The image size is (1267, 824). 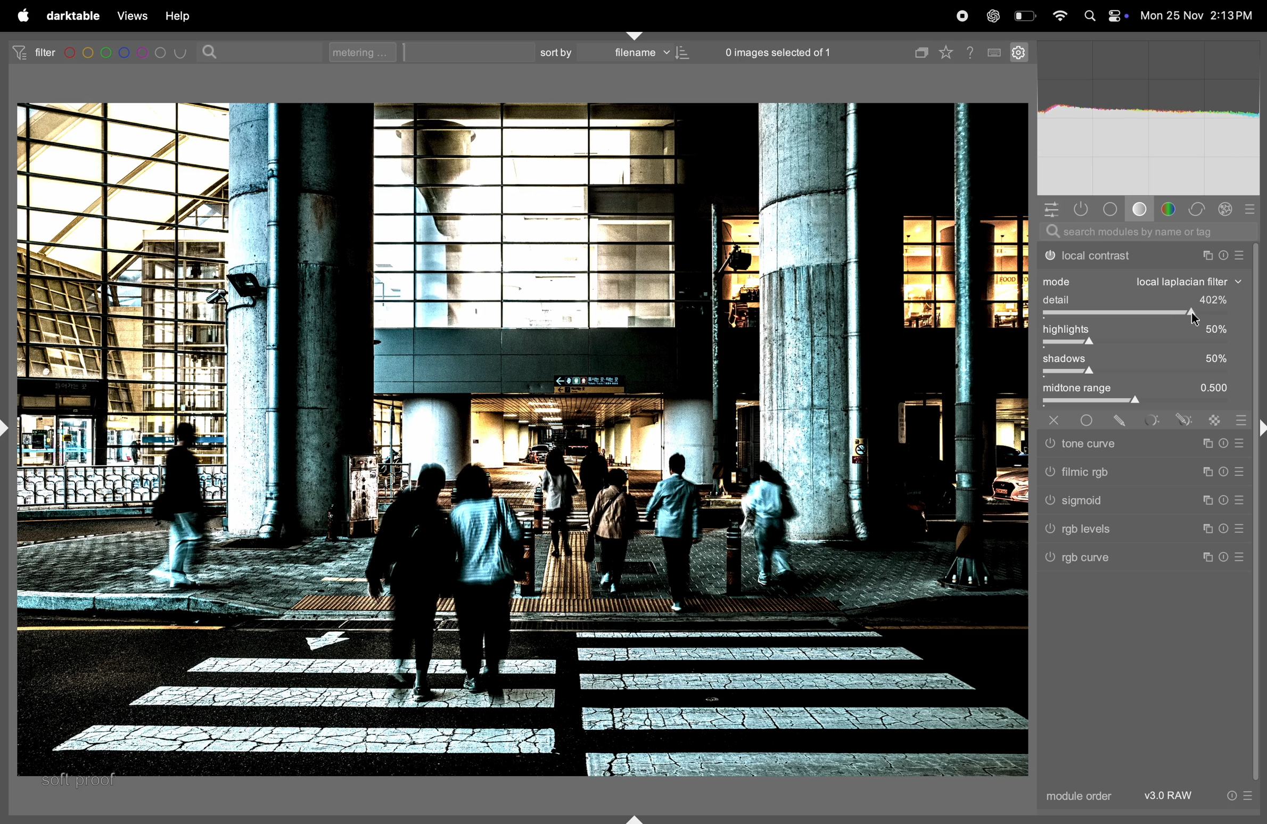 I want to click on local contrast, so click(x=1141, y=255).